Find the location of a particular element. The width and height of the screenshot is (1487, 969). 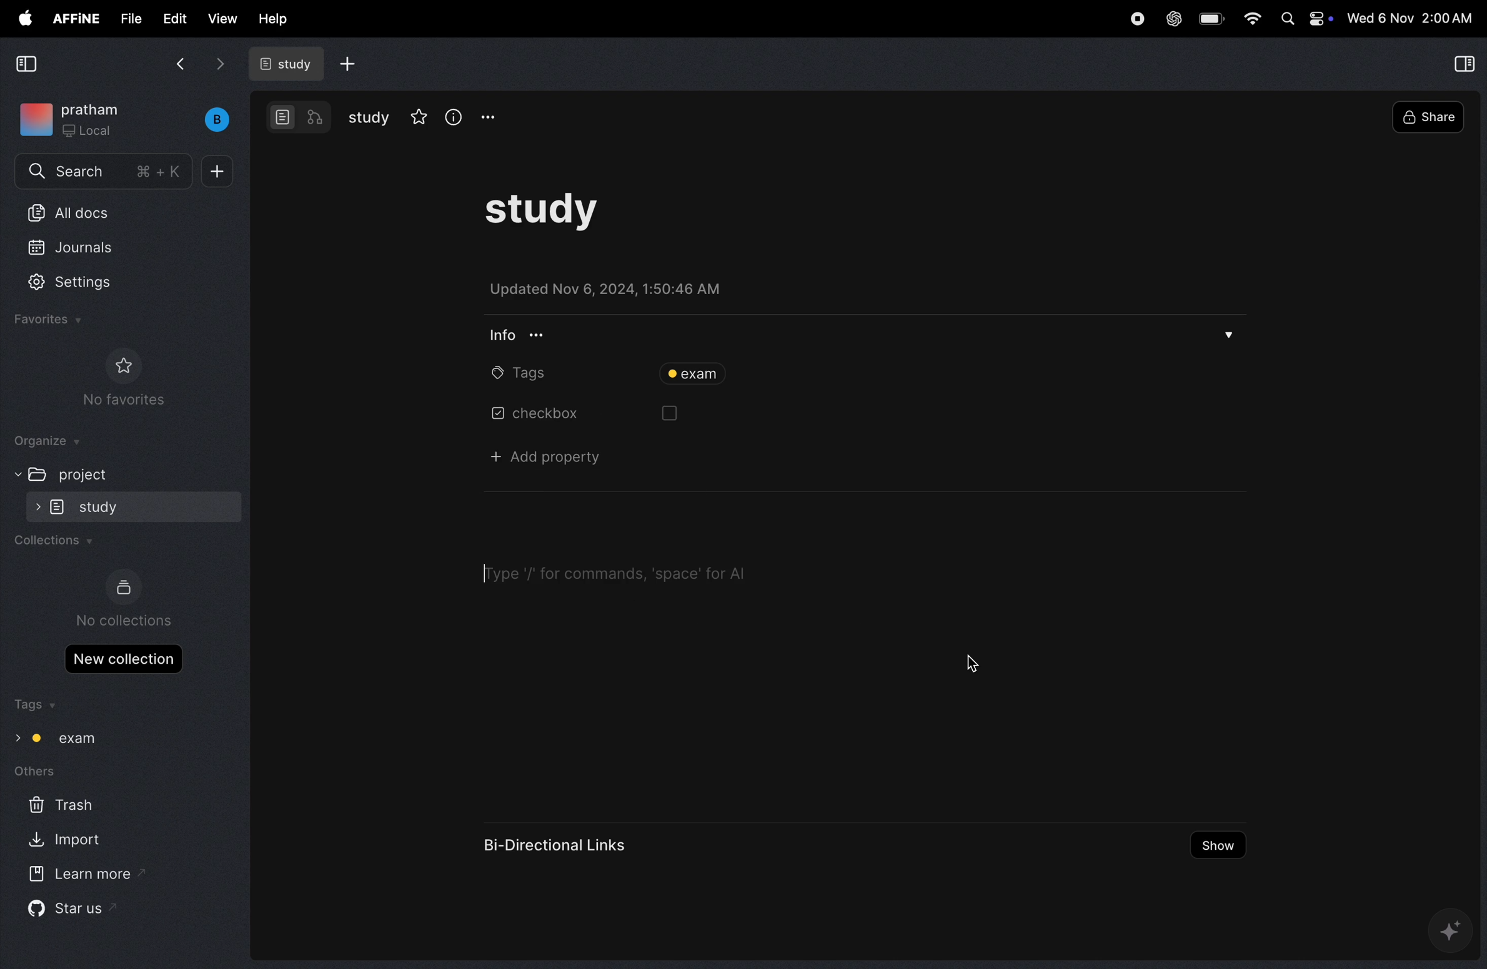

project is located at coordinates (84, 472).